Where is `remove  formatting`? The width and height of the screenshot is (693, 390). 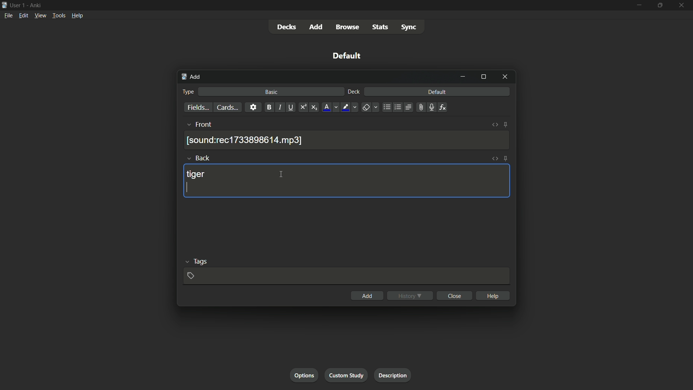
remove  formatting is located at coordinates (366, 108).